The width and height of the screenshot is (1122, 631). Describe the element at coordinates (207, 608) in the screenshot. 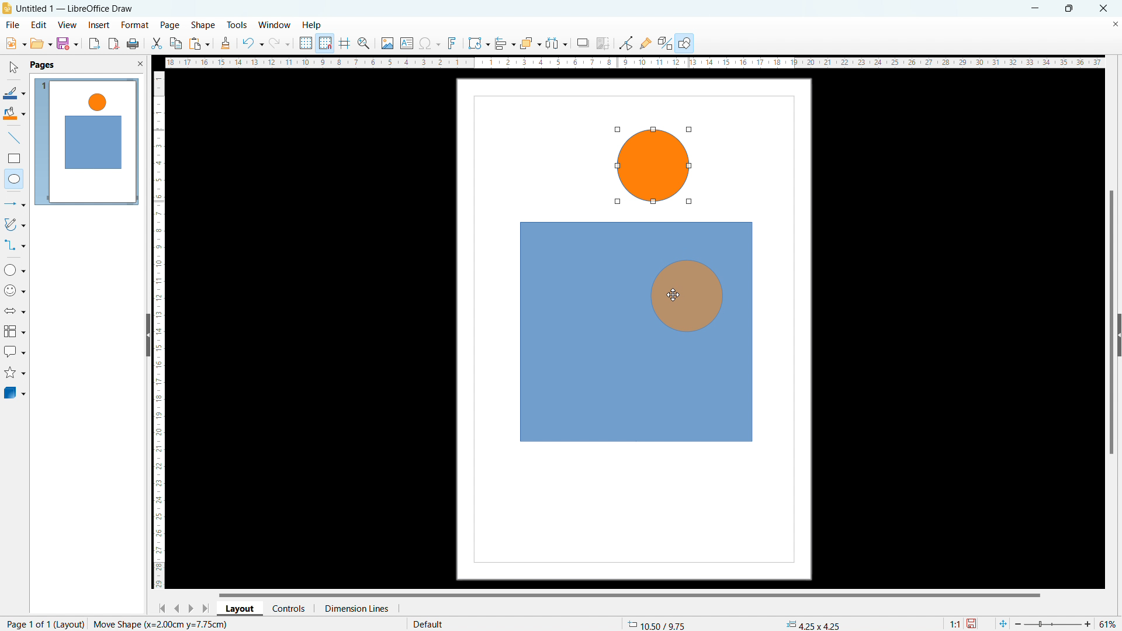

I see `go to last page` at that location.